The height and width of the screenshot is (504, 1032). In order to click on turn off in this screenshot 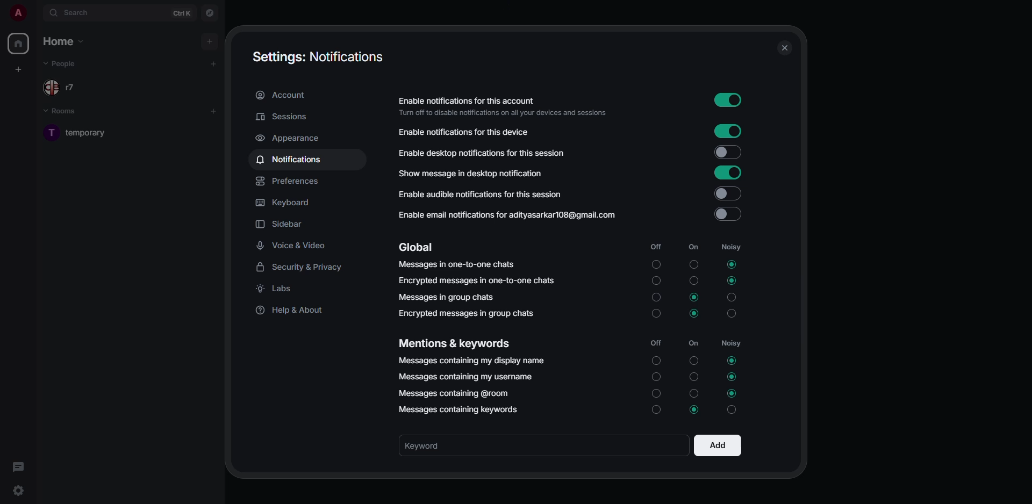, I will do `click(694, 282)`.